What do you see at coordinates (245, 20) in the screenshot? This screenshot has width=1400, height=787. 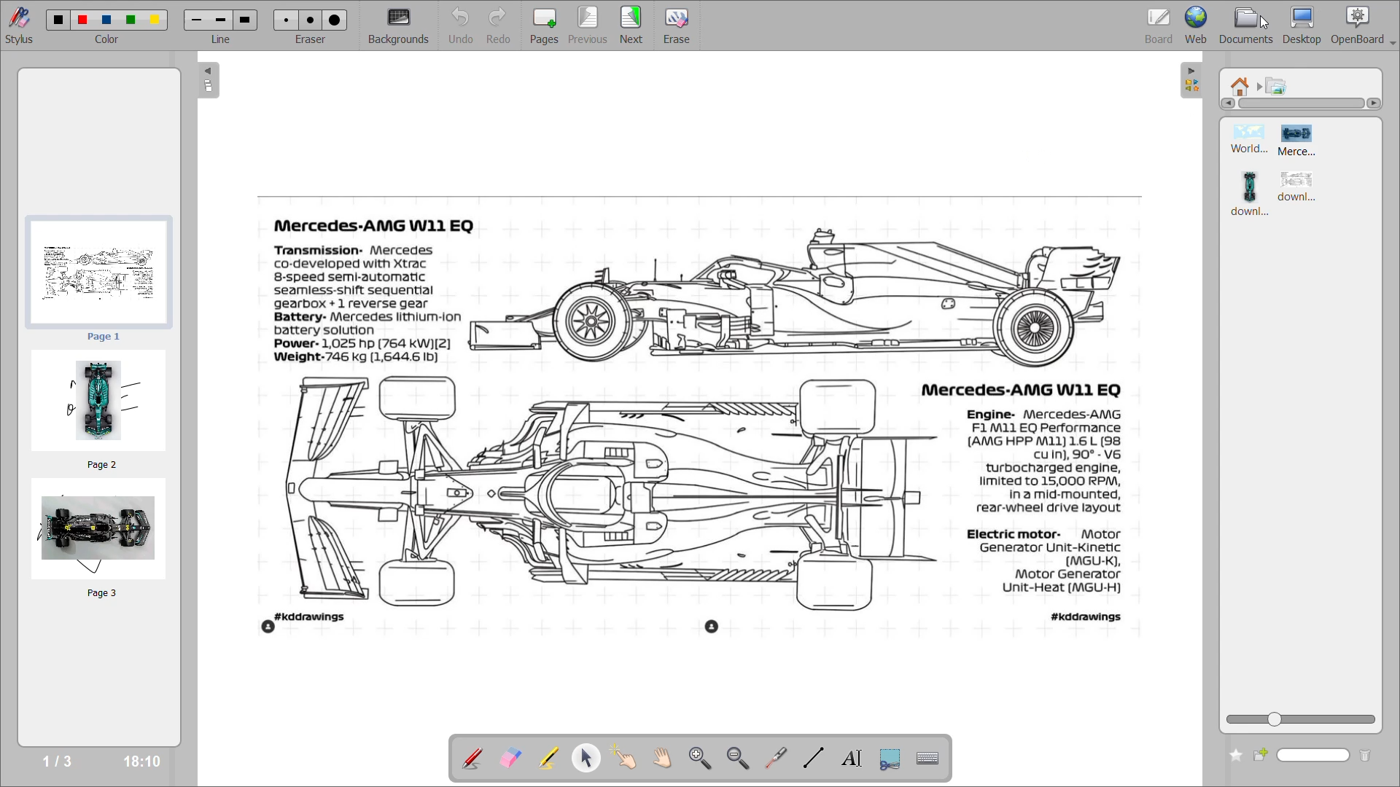 I see `line3` at bounding box center [245, 20].